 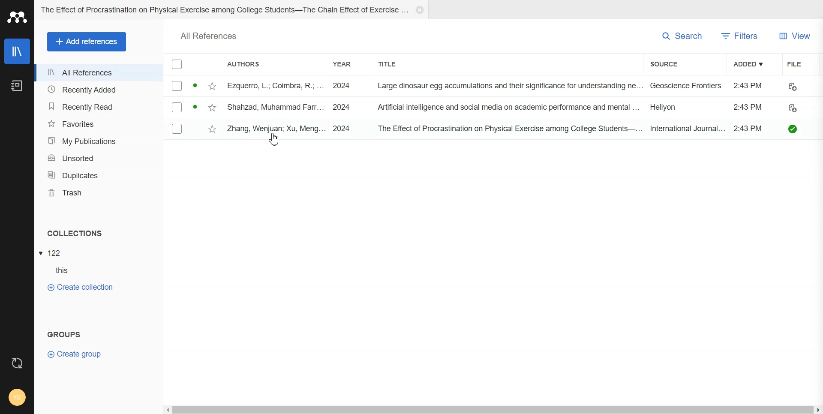 What do you see at coordinates (666, 107) in the screenshot?
I see `Heliyon` at bounding box center [666, 107].